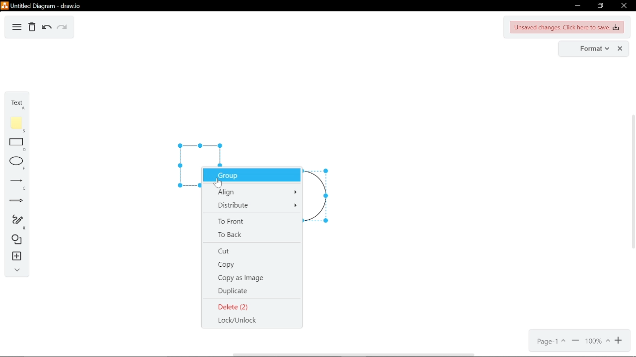  What do you see at coordinates (63, 27) in the screenshot?
I see `redo` at bounding box center [63, 27].